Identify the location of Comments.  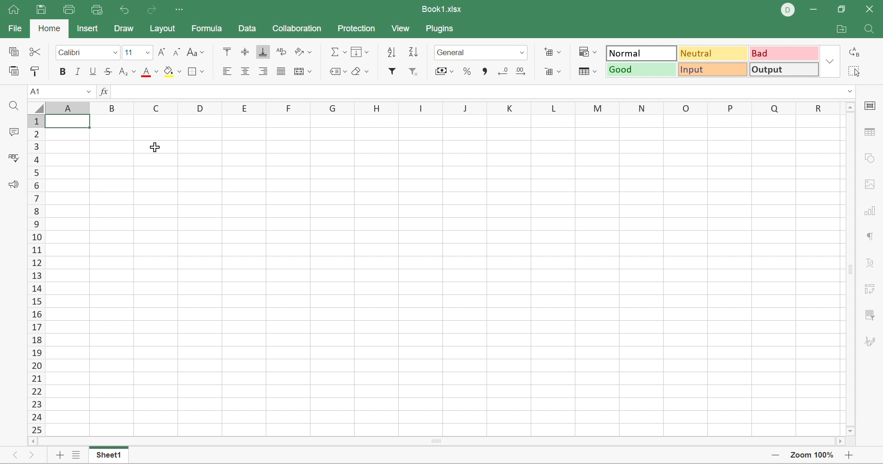
(12, 133).